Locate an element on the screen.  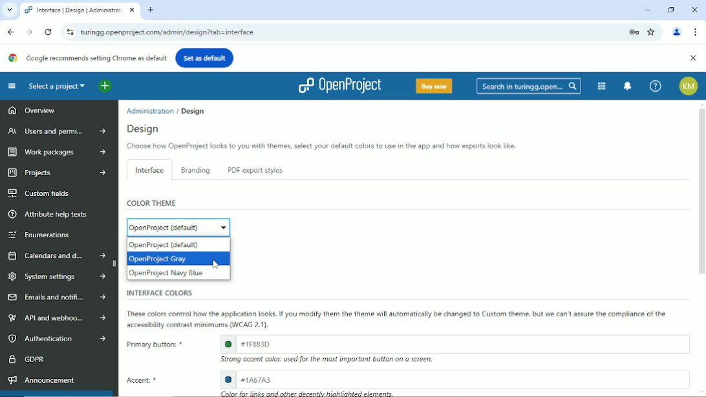
To notification center is located at coordinates (628, 85).